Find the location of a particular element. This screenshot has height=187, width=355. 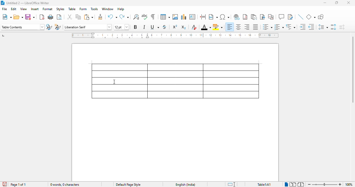

cut is located at coordinates (70, 17).